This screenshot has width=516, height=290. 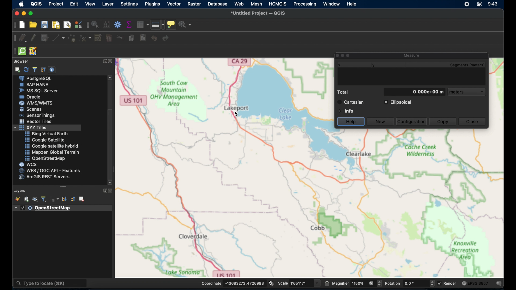 What do you see at coordinates (33, 37) in the screenshot?
I see `toggle editing` at bounding box center [33, 37].